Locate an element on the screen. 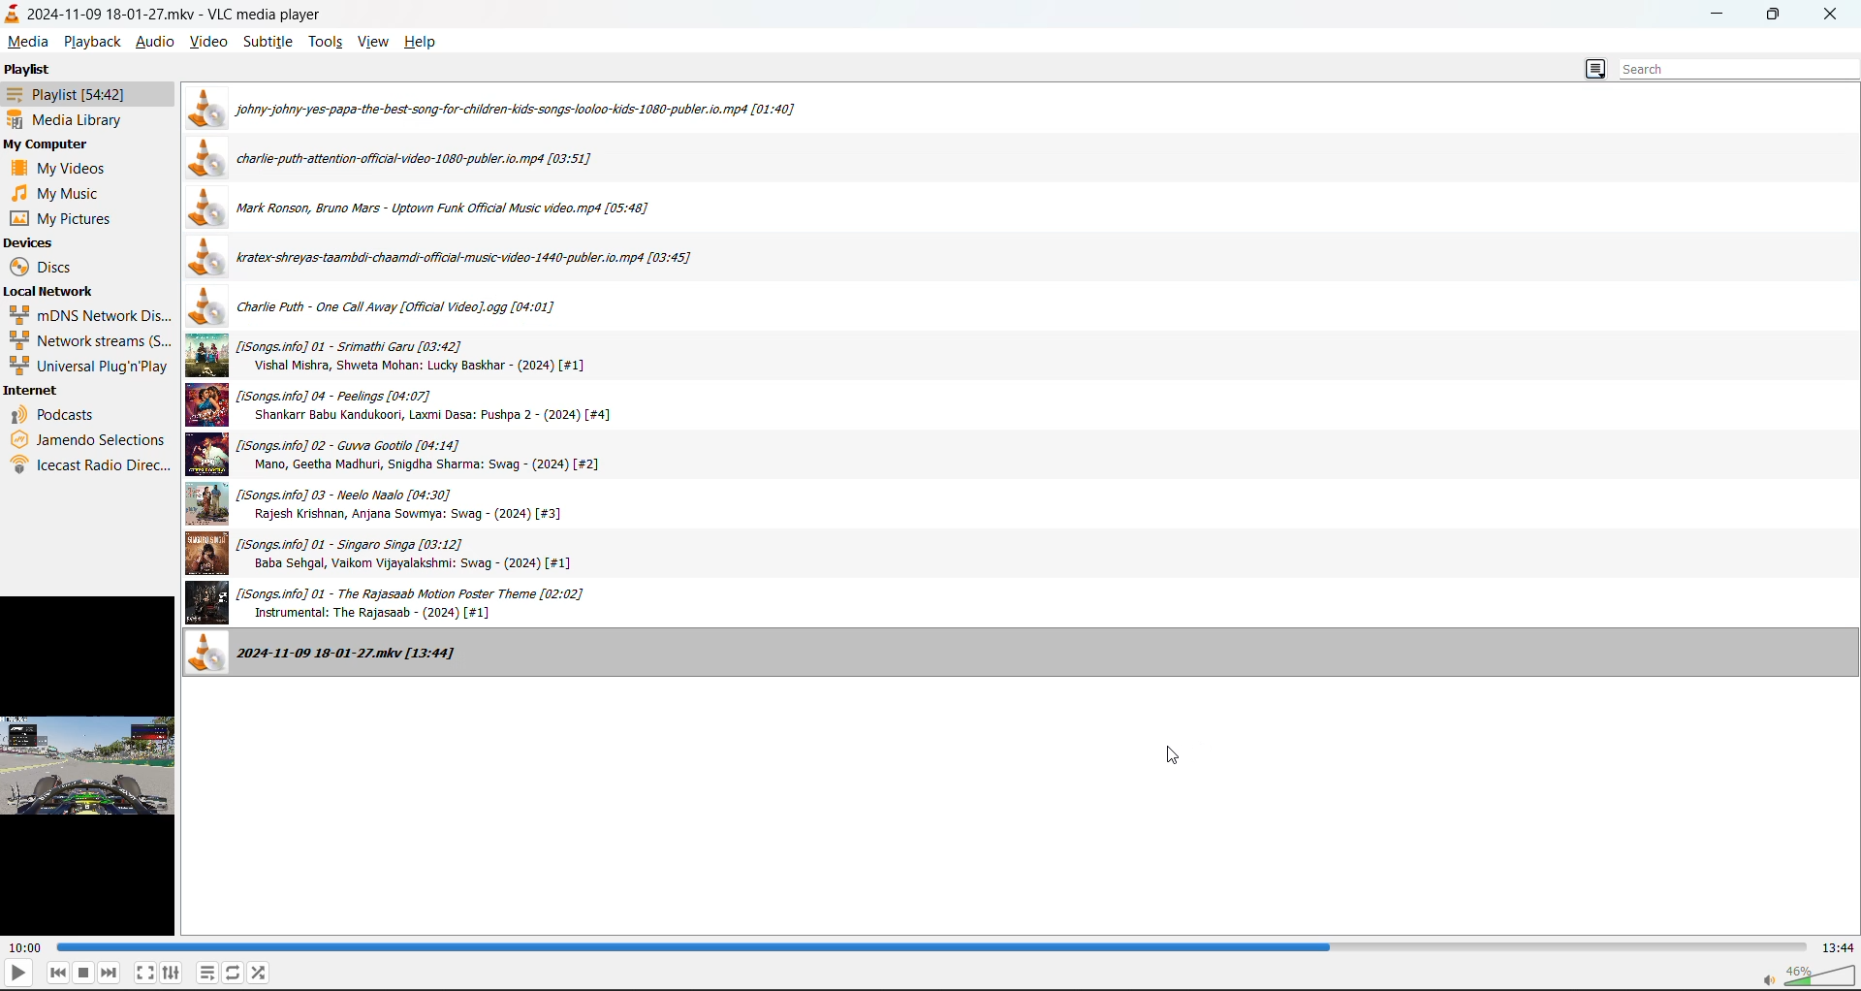 Image resolution: width=1861 pixels, height=991 pixels. playback is located at coordinates (91, 41).